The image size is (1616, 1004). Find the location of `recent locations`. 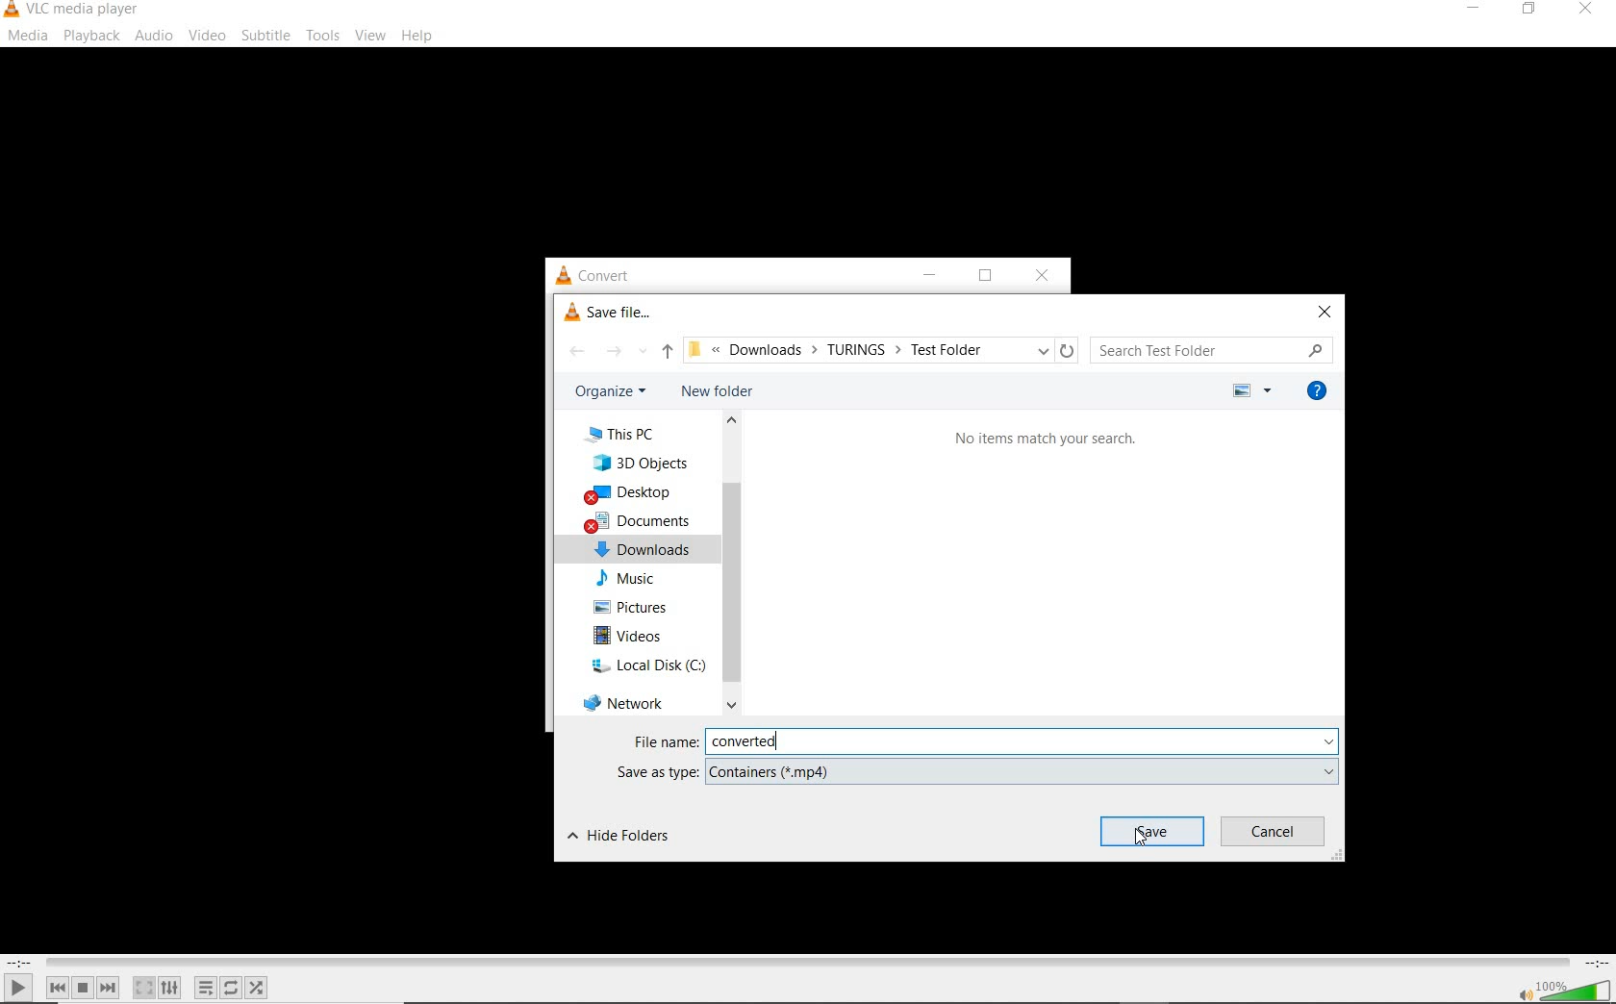

recent locations is located at coordinates (642, 349).